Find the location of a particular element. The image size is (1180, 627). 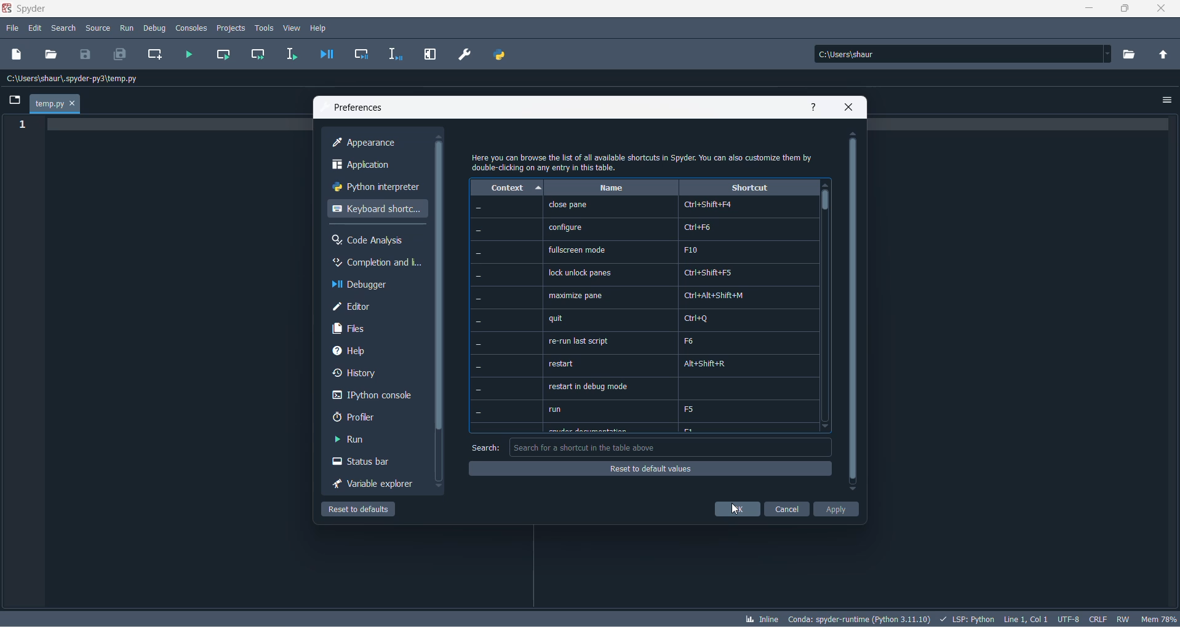

Ctrl+Alt+Shift+M is located at coordinates (714, 296).